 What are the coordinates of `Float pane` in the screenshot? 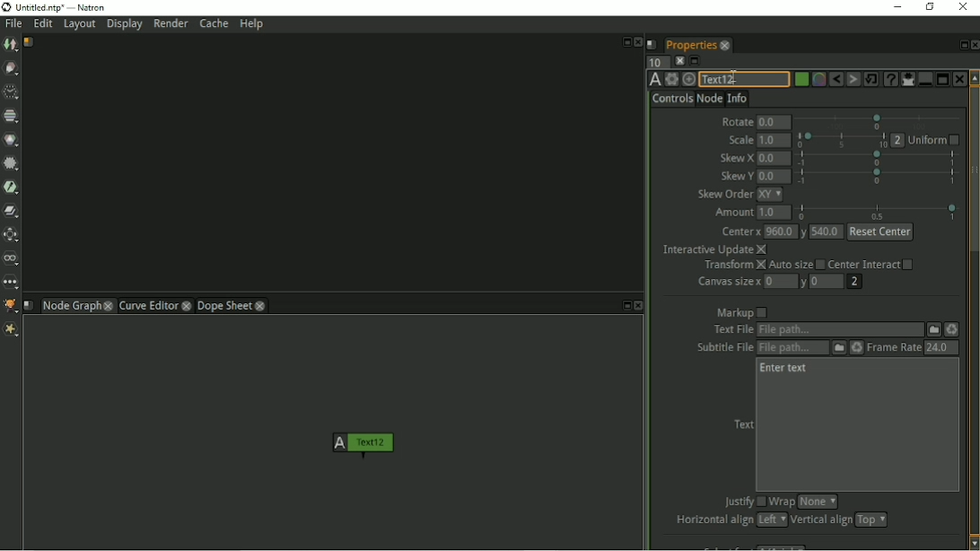 It's located at (624, 306).